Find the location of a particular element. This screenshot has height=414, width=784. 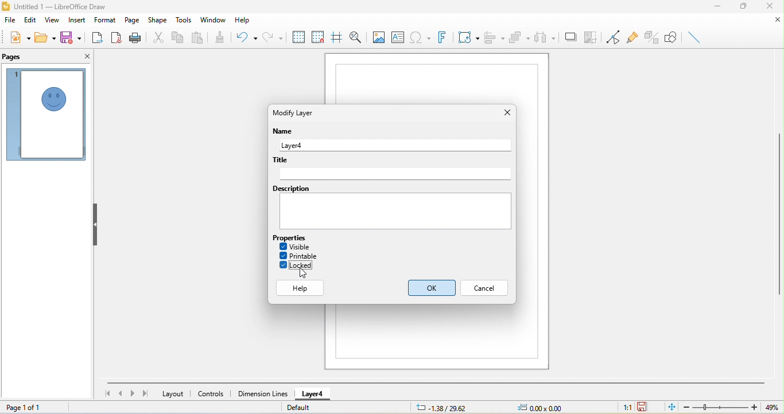

font work text is located at coordinates (443, 36).